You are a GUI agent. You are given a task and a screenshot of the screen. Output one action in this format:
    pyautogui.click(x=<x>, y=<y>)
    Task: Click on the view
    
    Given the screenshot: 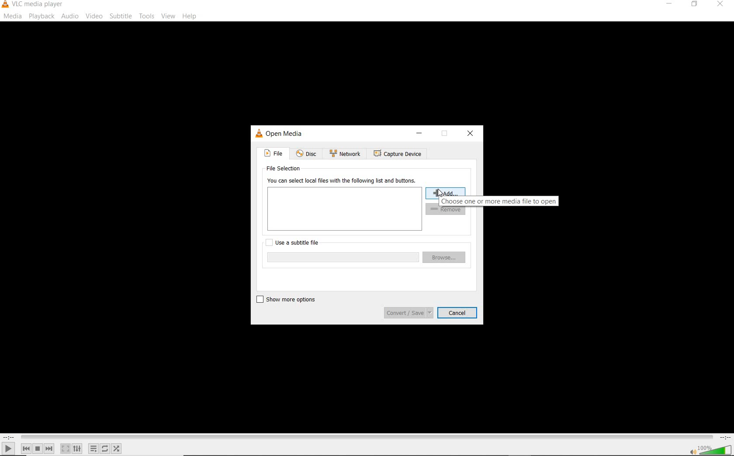 What is the action you would take?
    pyautogui.click(x=169, y=16)
    